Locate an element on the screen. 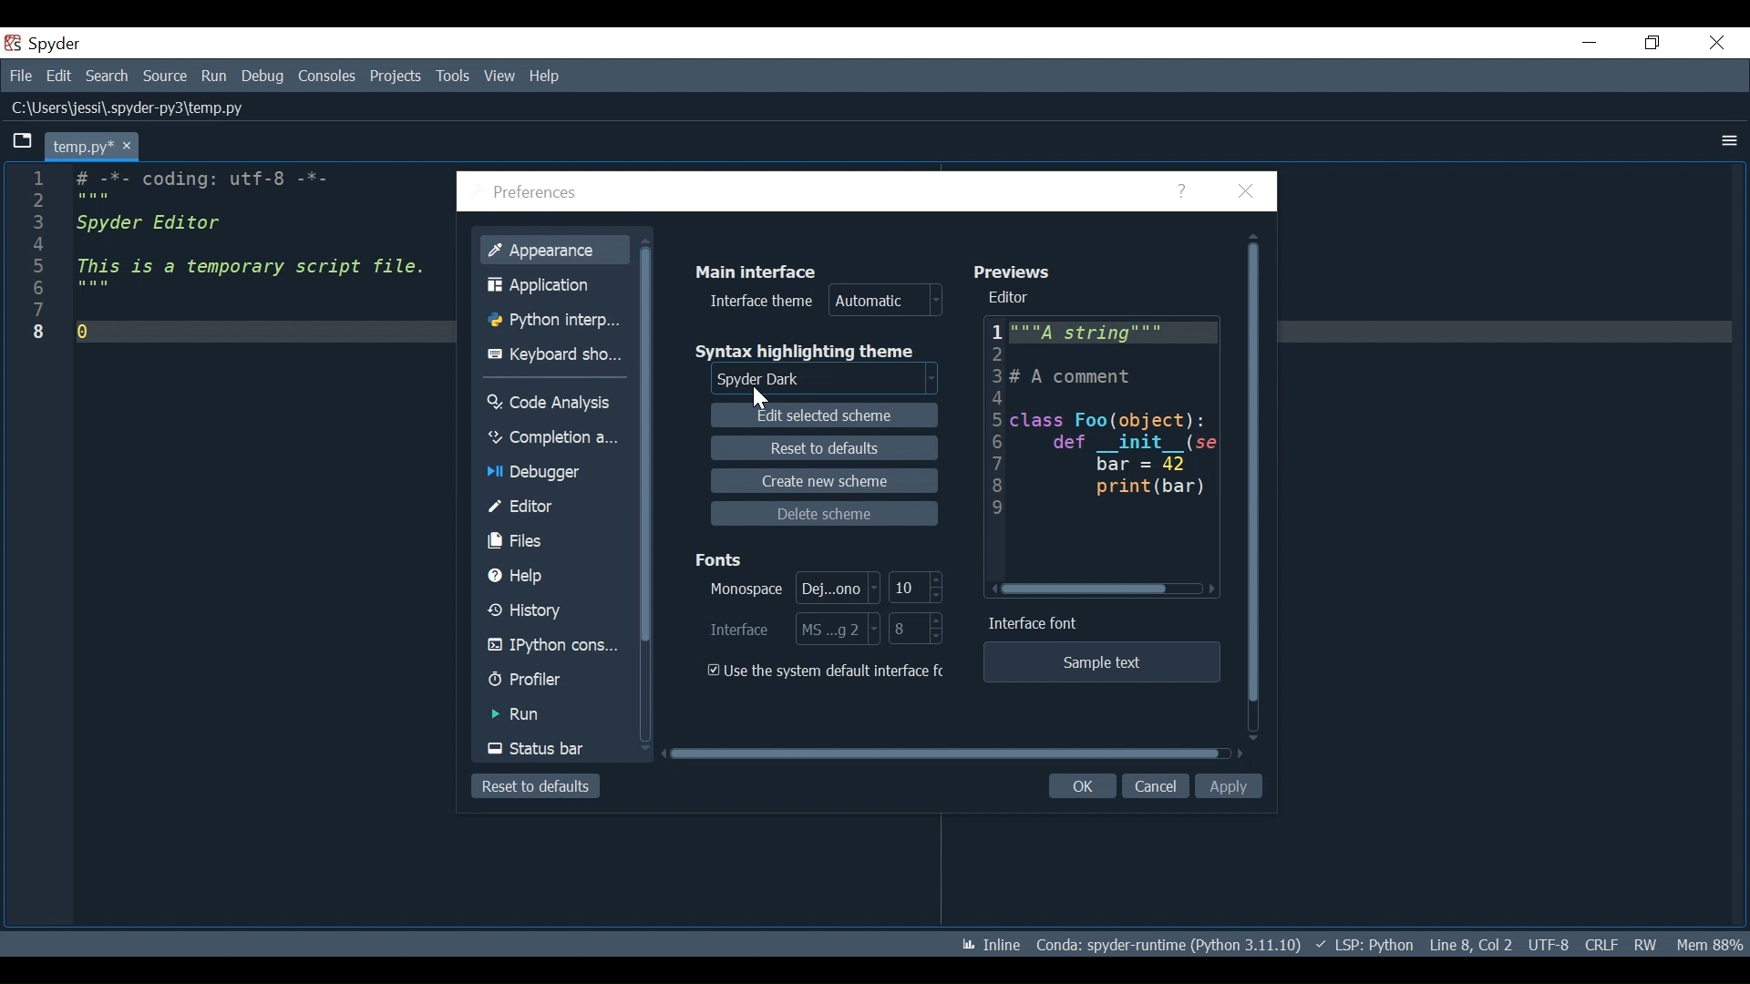  Help is located at coordinates (1185, 192).